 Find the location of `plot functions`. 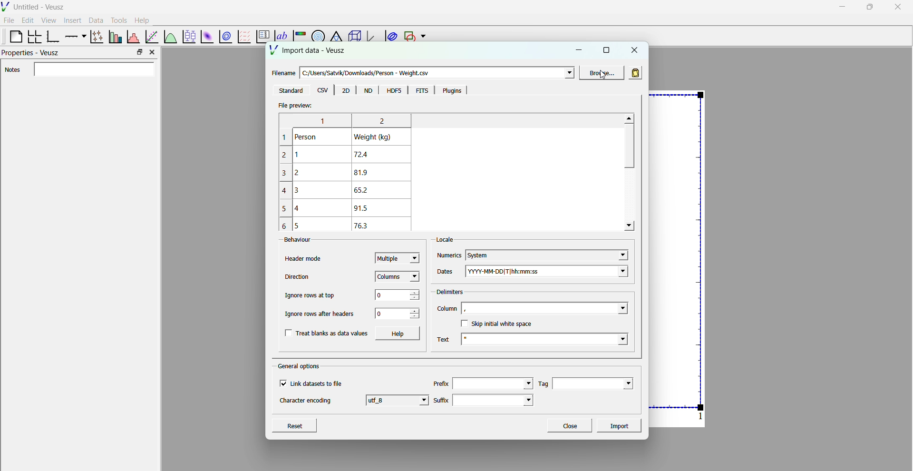

plot functions is located at coordinates (170, 36).